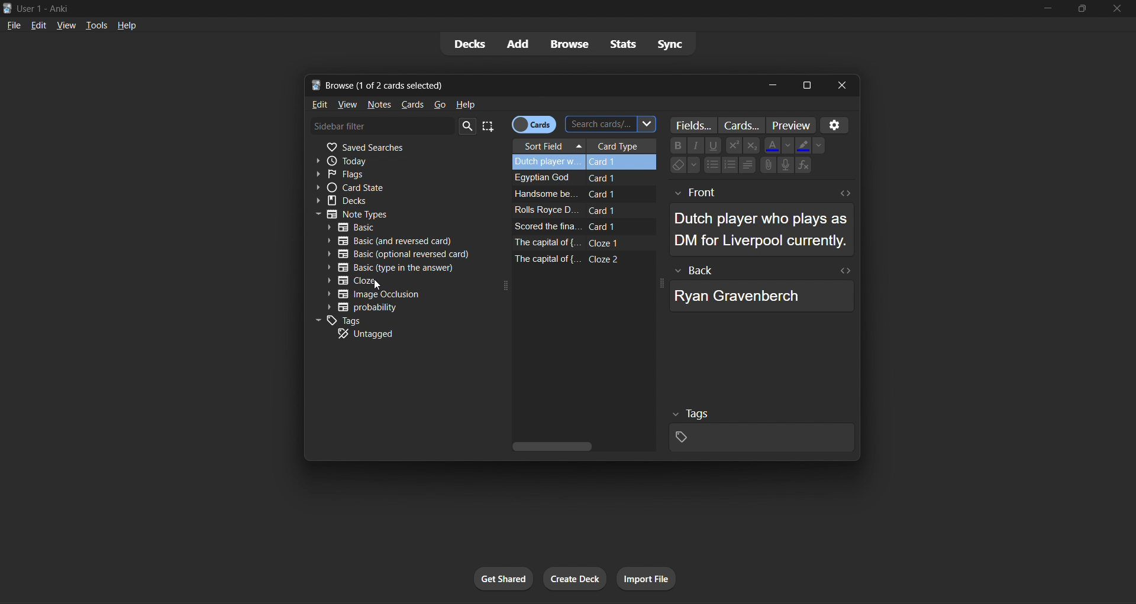 This screenshot has height=604, width=1136. I want to click on stats, so click(622, 45).